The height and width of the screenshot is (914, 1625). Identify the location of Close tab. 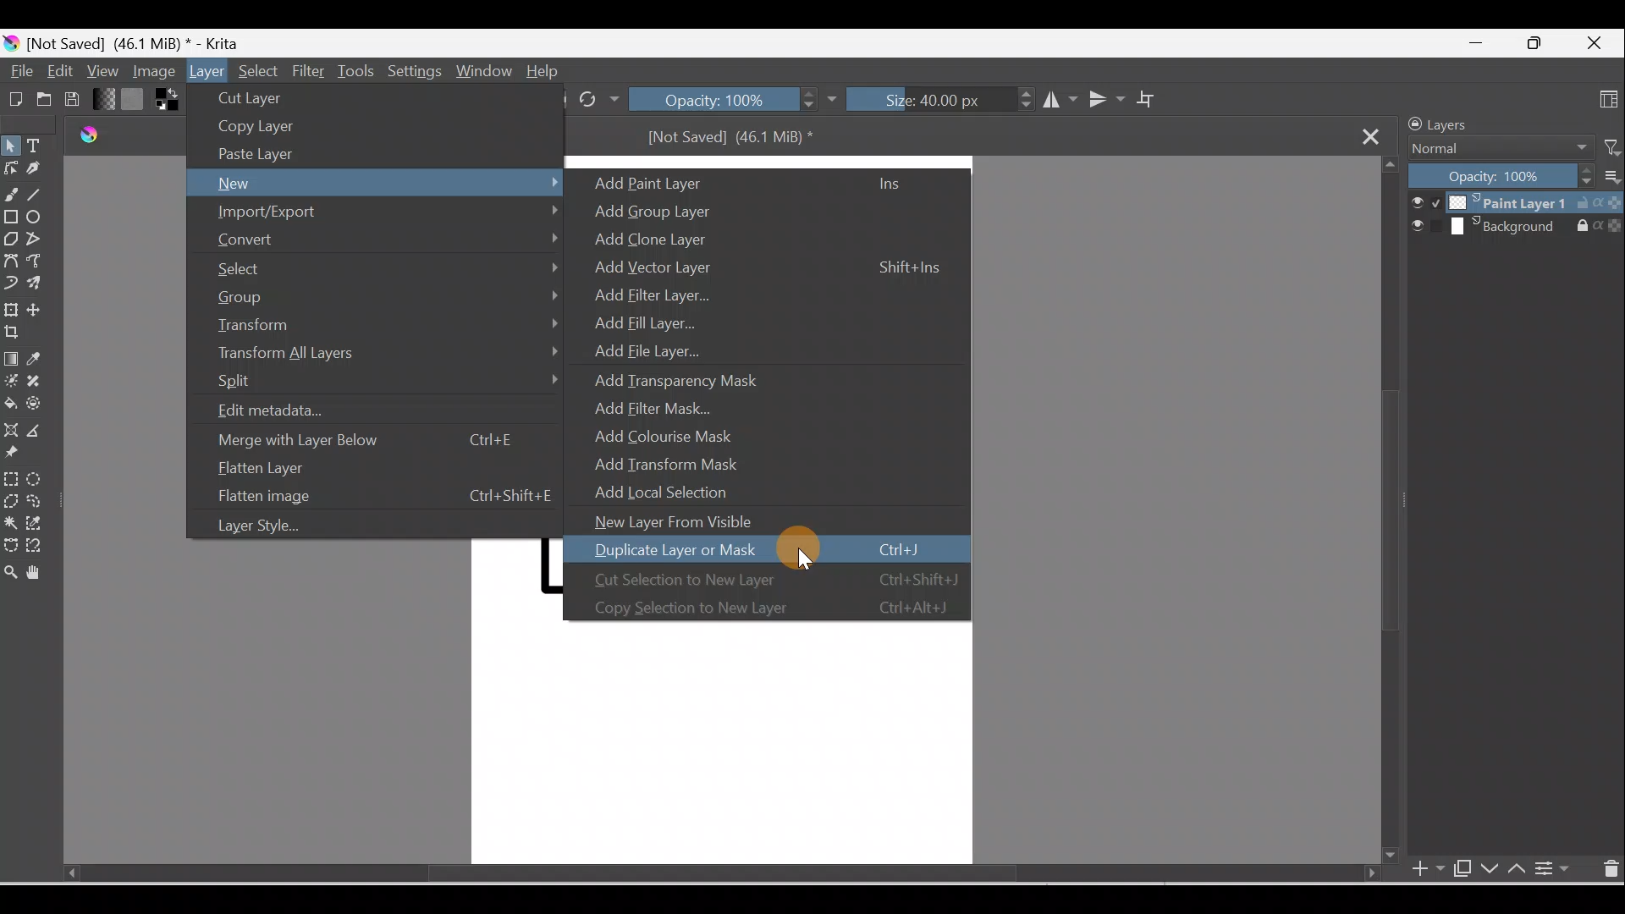
(1375, 136).